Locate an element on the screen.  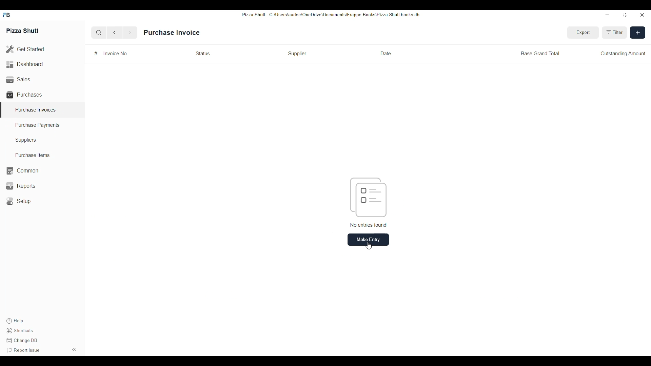
close is located at coordinates (643, 15).